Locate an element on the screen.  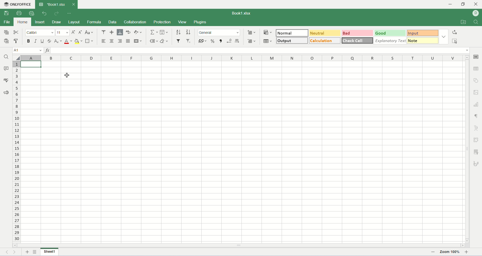
wrap text is located at coordinates (128, 32).